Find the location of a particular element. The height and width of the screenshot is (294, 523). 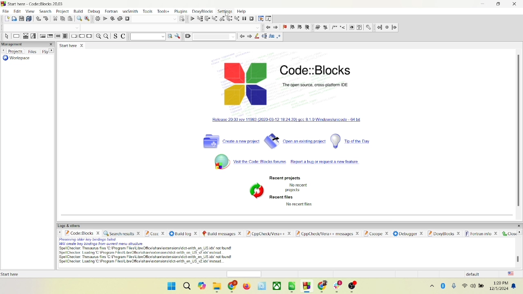

edit is located at coordinates (17, 11).